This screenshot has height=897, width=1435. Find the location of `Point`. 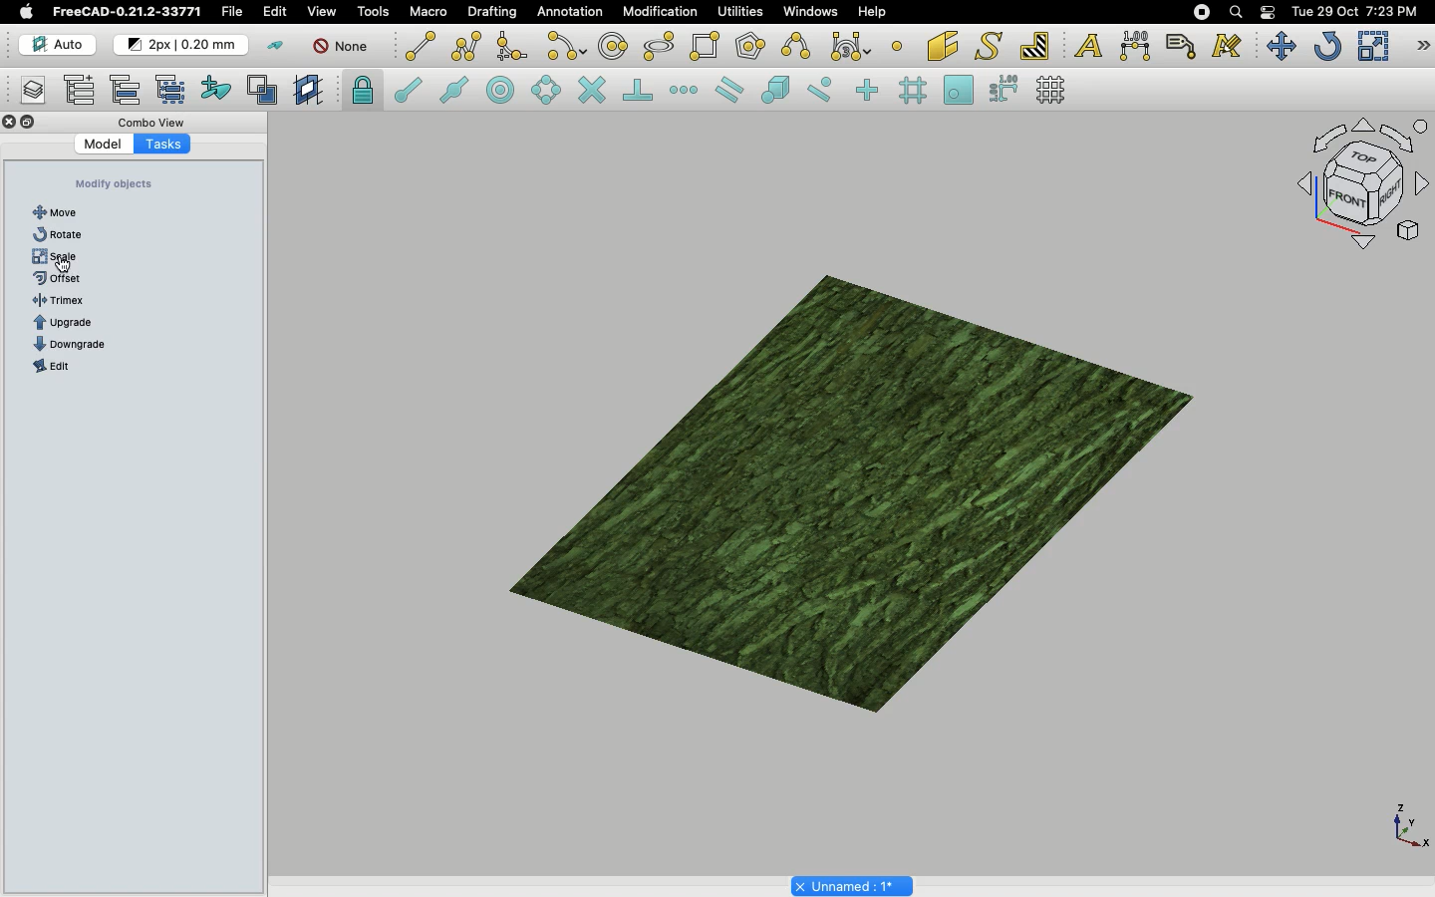

Point is located at coordinates (901, 45).